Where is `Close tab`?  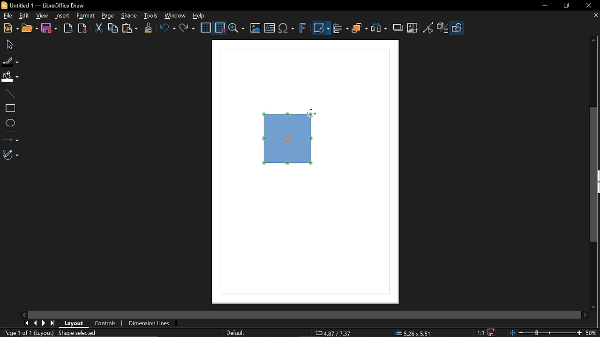 Close tab is located at coordinates (596, 15).